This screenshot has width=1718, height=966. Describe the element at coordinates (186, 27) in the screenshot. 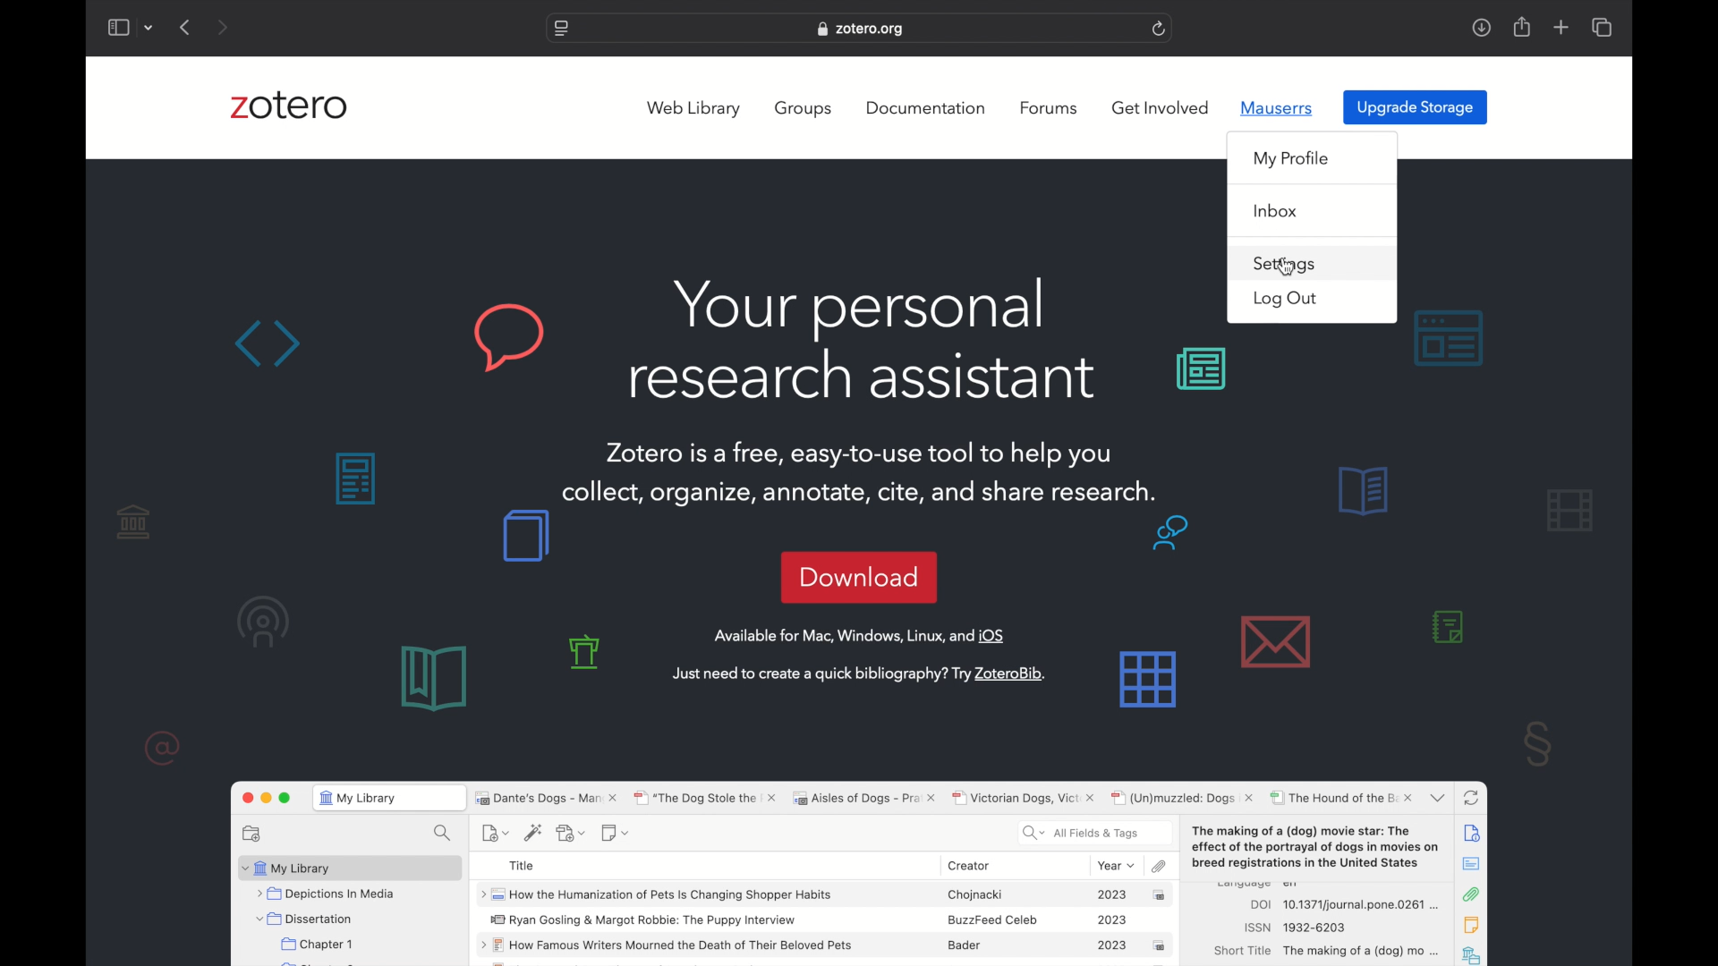

I see `previous` at that location.